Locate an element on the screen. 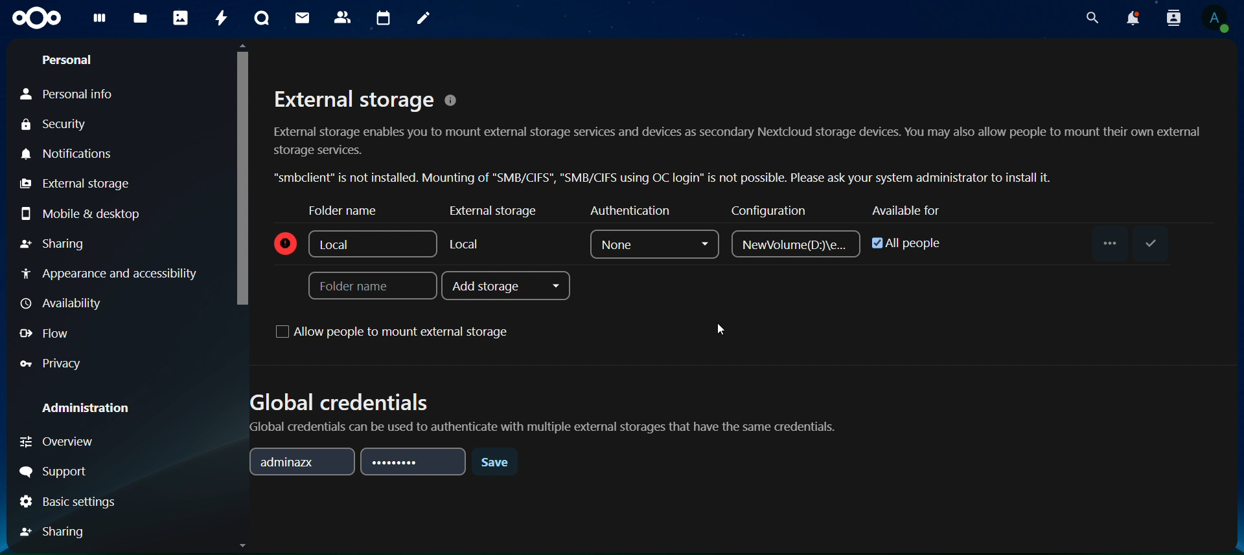 This screenshot has width=1244, height=555. contact is located at coordinates (343, 17).